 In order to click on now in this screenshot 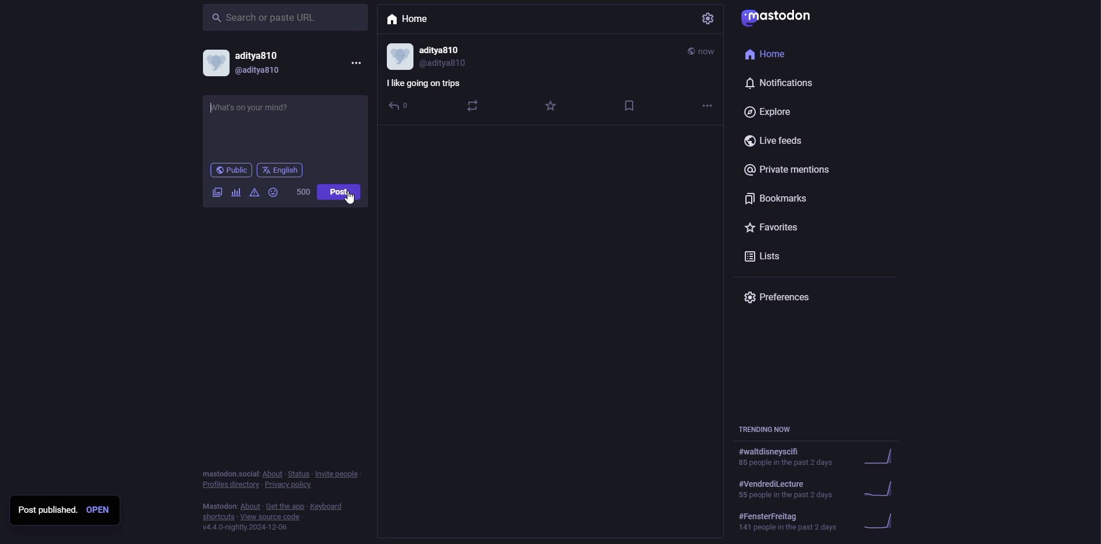, I will do `click(703, 51)`.